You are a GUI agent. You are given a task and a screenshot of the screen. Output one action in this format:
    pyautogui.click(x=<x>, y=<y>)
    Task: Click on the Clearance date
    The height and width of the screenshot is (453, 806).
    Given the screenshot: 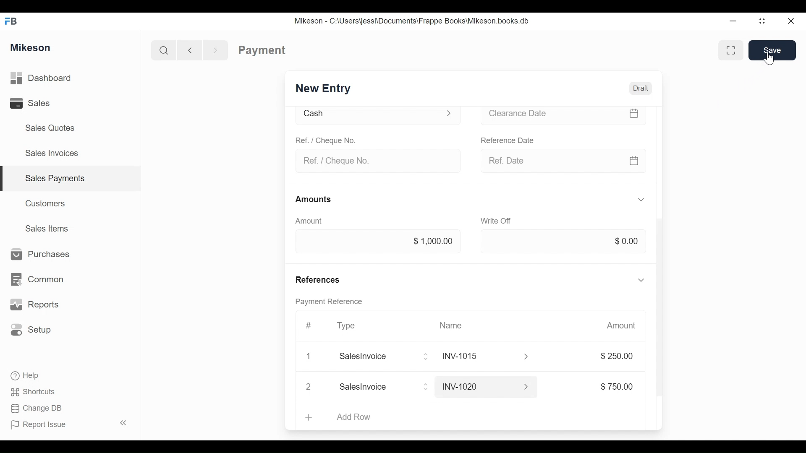 What is the action you would take?
    pyautogui.click(x=562, y=115)
    